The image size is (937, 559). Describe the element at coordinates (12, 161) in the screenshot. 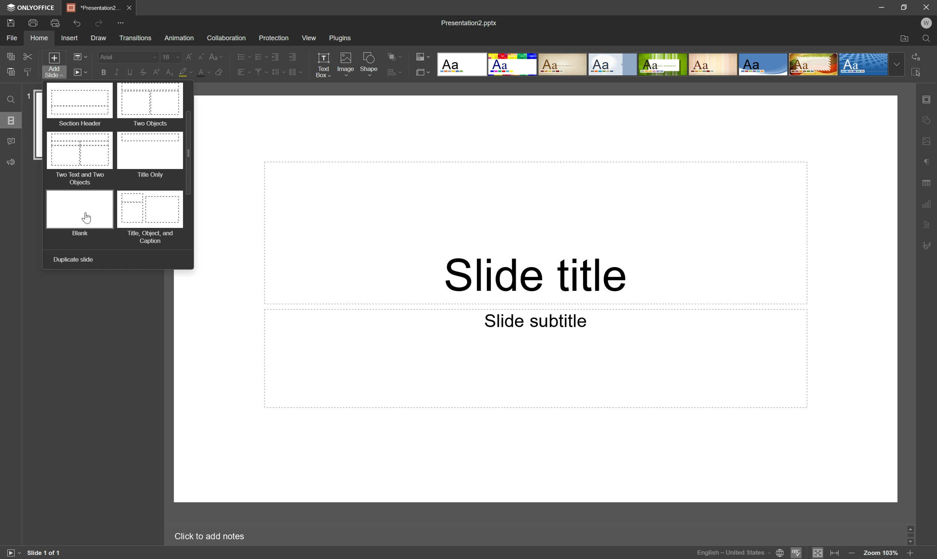

I see `Feedback & Support` at that location.